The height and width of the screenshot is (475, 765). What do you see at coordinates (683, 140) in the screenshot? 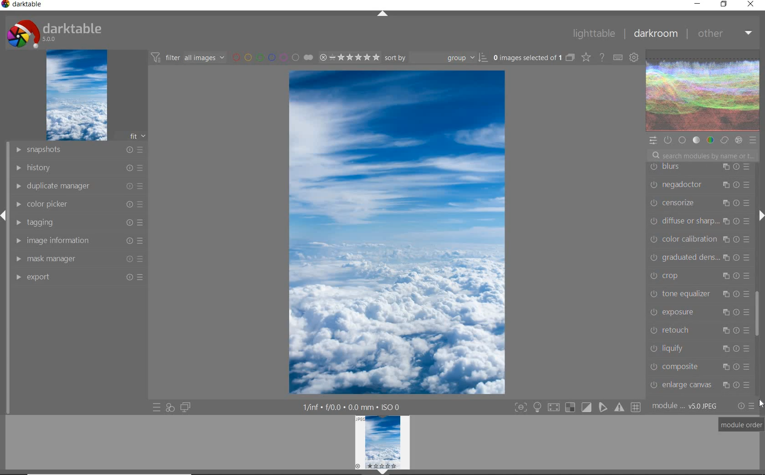
I see `BASE` at bounding box center [683, 140].